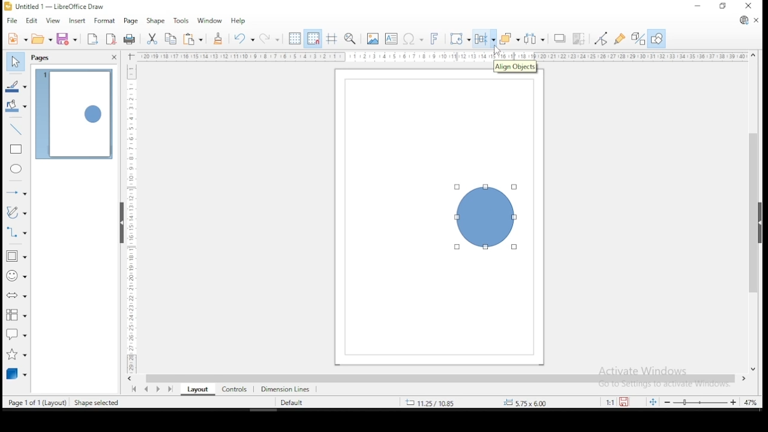 This screenshot has width=768, height=432. I want to click on zoom slider, so click(700, 401).